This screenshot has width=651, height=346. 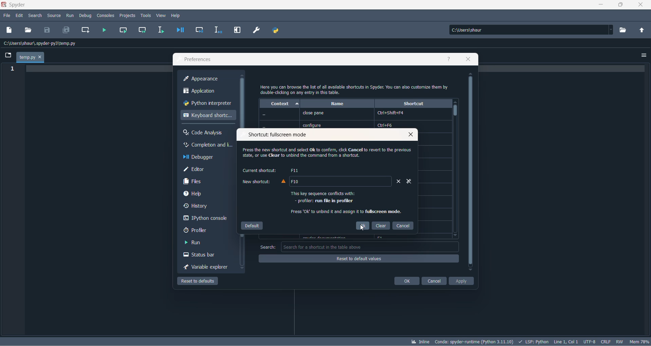 I want to click on current file tab, so click(x=30, y=58).